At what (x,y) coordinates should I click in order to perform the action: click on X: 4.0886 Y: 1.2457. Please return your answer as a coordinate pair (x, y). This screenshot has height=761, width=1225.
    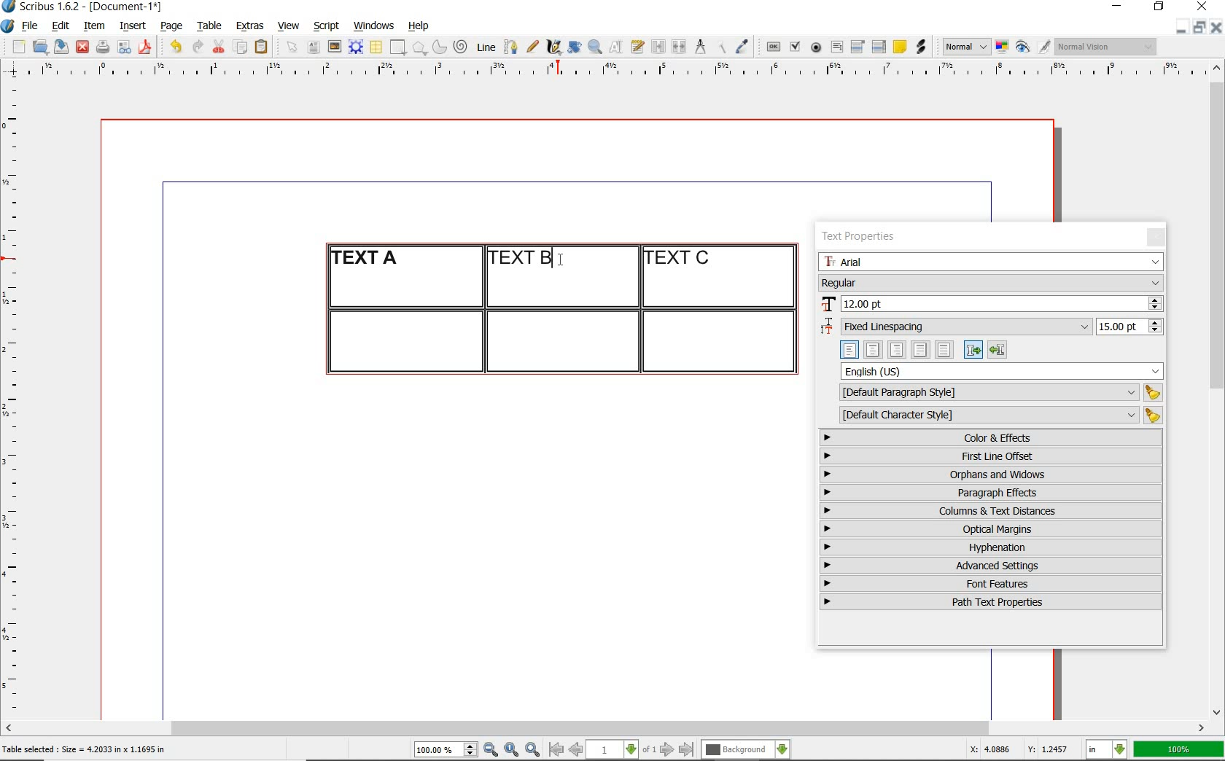
    Looking at the image, I should click on (1022, 749).